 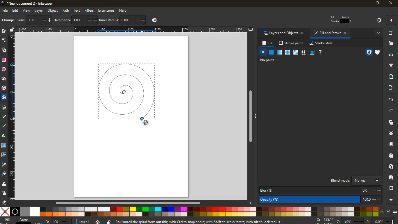 What do you see at coordinates (57, 221) in the screenshot?
I see `o` at bounding box center [57, 221].